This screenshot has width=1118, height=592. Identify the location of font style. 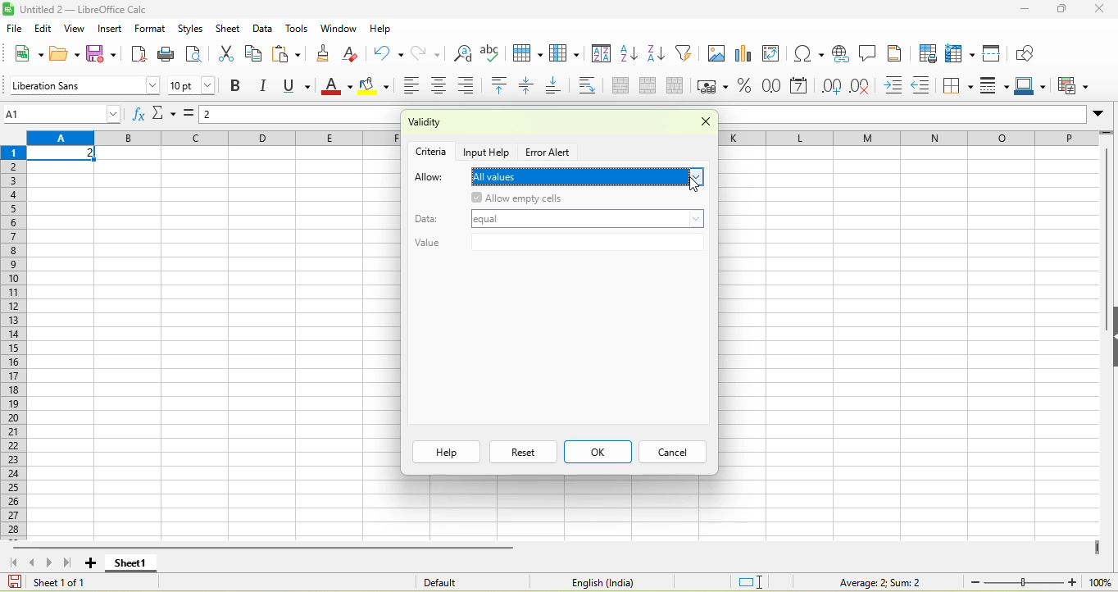
(83, 84).